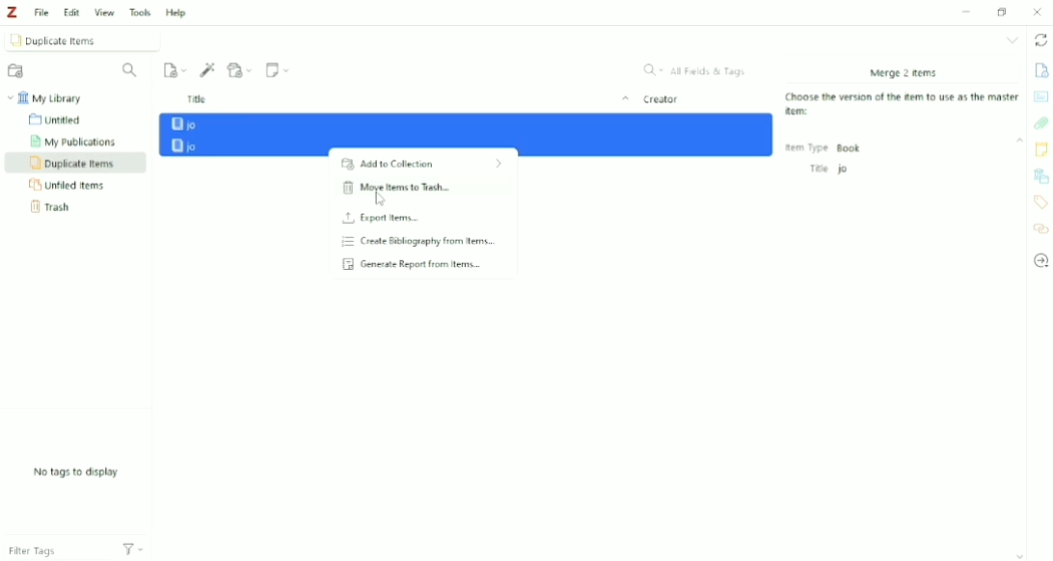 This screenshot has height=561, width=1053. I want to click on Info, so click(1040, 68).